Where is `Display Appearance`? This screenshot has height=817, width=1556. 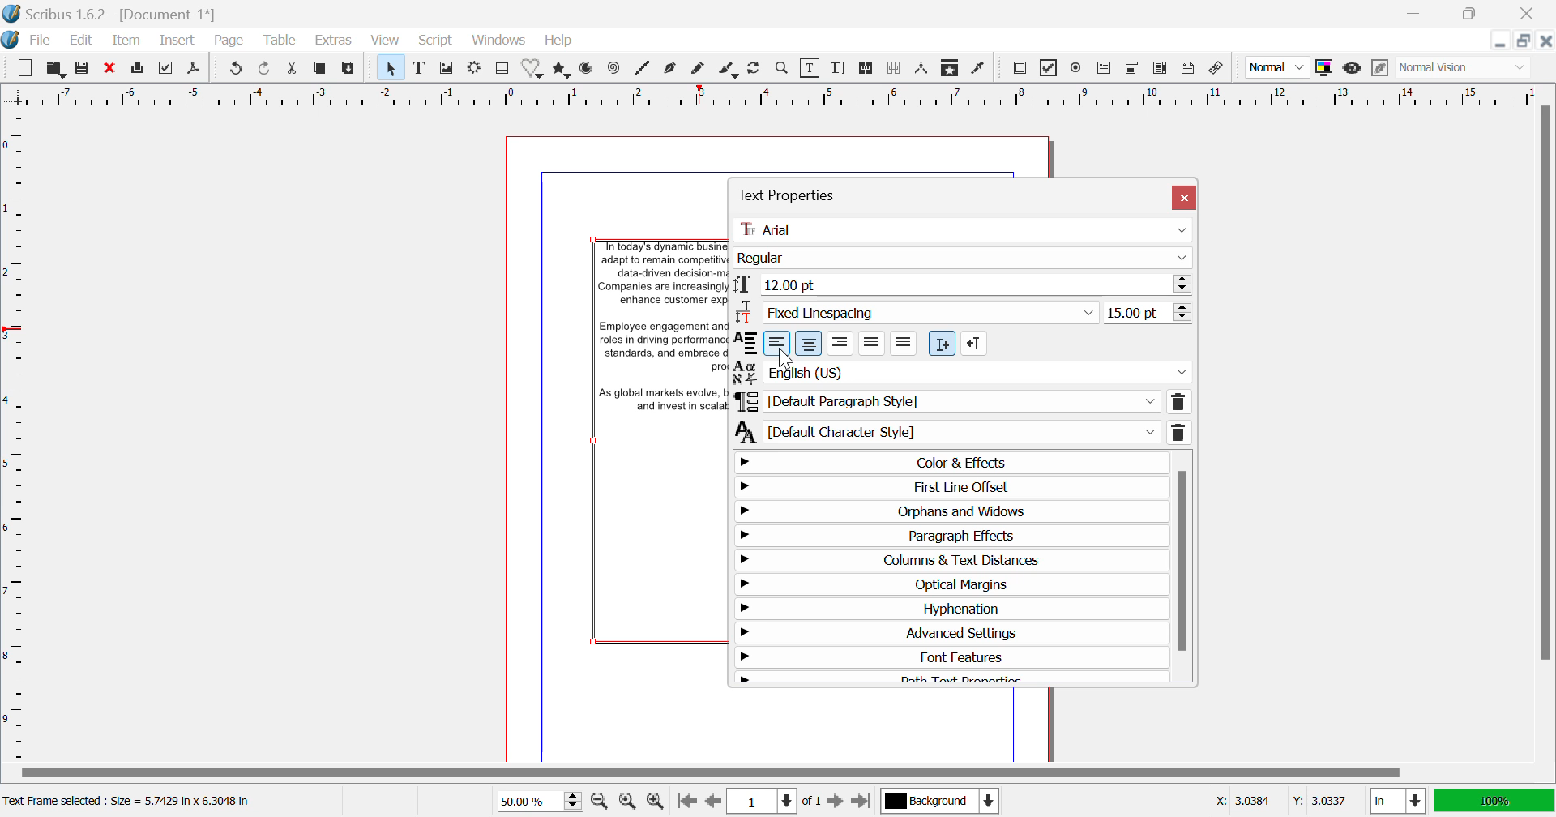 Display Appearance is located at coordinates (1496, 799).